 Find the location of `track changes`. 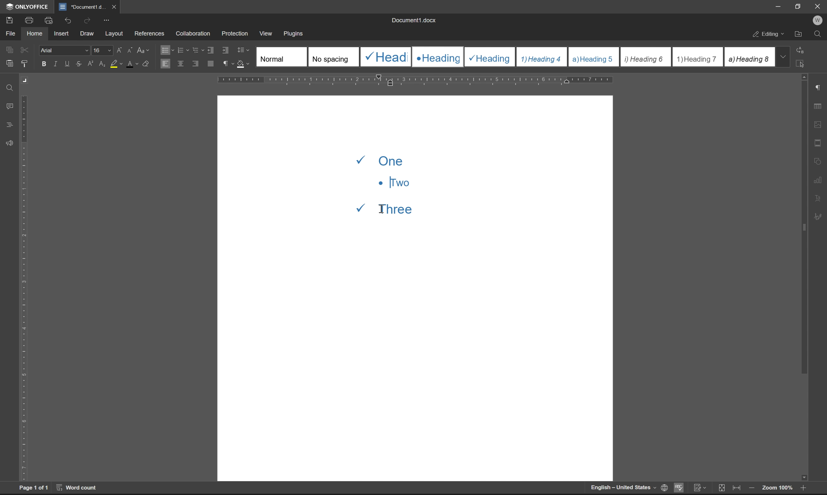

track changes is located at coordinates (699, 488).